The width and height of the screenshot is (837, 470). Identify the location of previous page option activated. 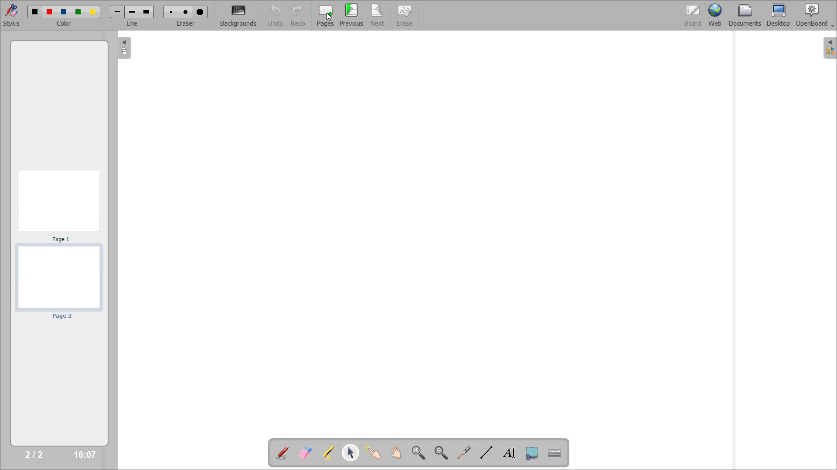
(352, 15).